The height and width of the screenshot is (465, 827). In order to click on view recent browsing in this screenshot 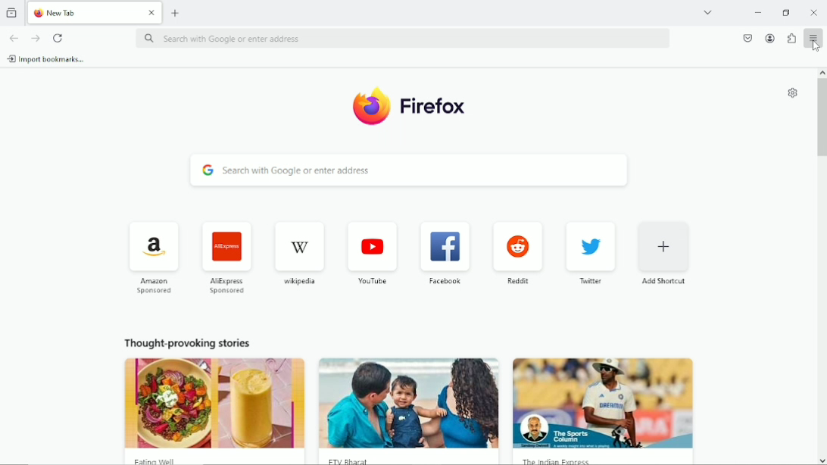, I will do `click(12, 12)`.